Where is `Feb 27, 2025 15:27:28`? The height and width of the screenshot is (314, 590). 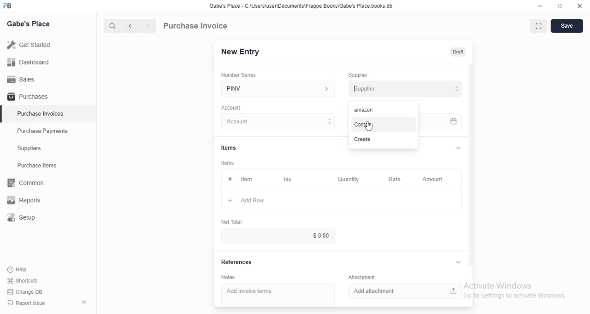 Feb 27, 2025 15:27:28 is located at coordinates (441, 121).